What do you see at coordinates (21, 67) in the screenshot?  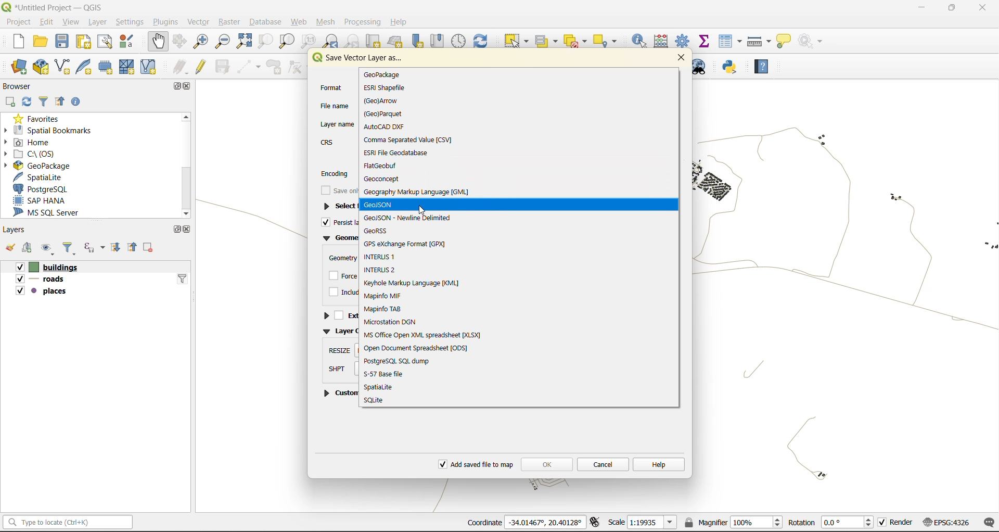 I see `open data source manager` at bounding box center [21, 67].